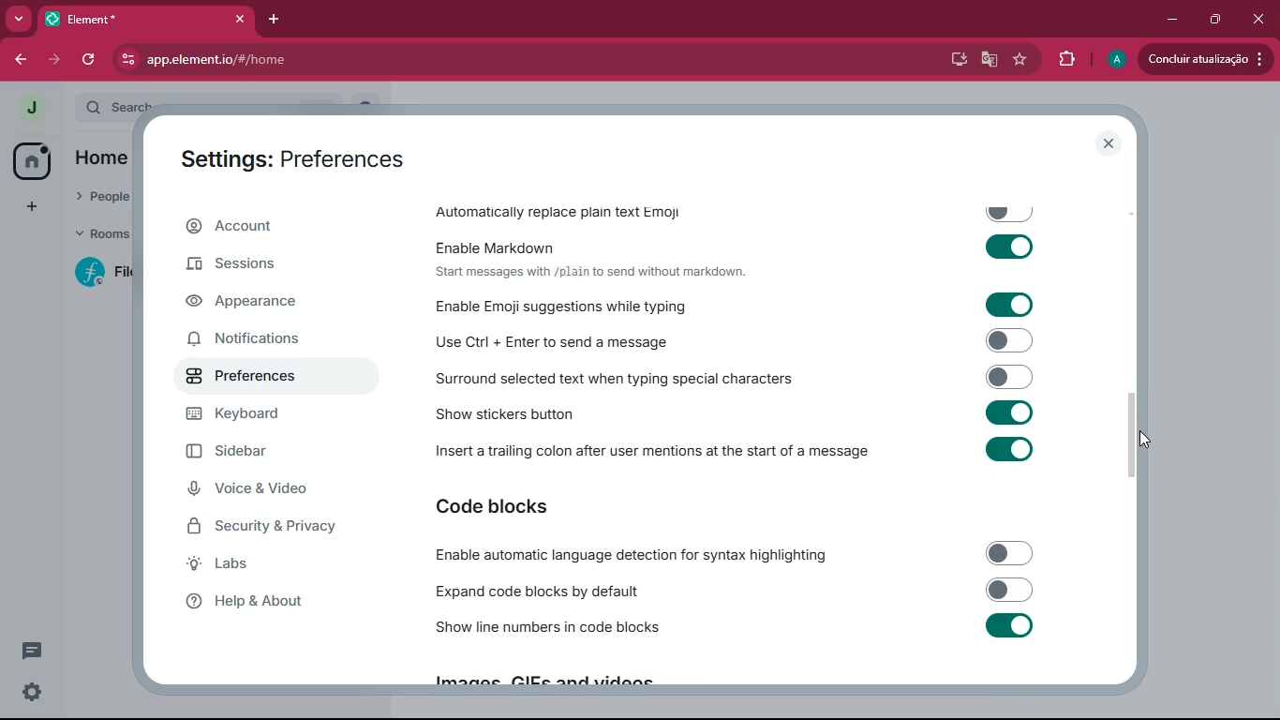 The image size is (1280, 720). I want to click on room, so click(96, 273).